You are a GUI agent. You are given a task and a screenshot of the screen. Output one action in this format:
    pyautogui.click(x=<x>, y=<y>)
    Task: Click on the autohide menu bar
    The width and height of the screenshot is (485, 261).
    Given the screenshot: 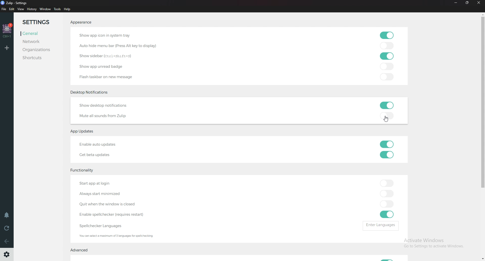 What is the action you would take?
    pyautogui.click(x=120, y=45)
    